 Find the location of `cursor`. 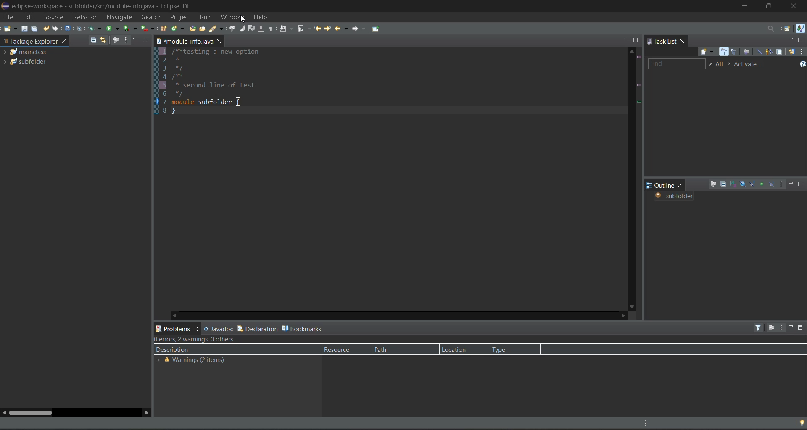

cursor is located at coordinates (246, 17).